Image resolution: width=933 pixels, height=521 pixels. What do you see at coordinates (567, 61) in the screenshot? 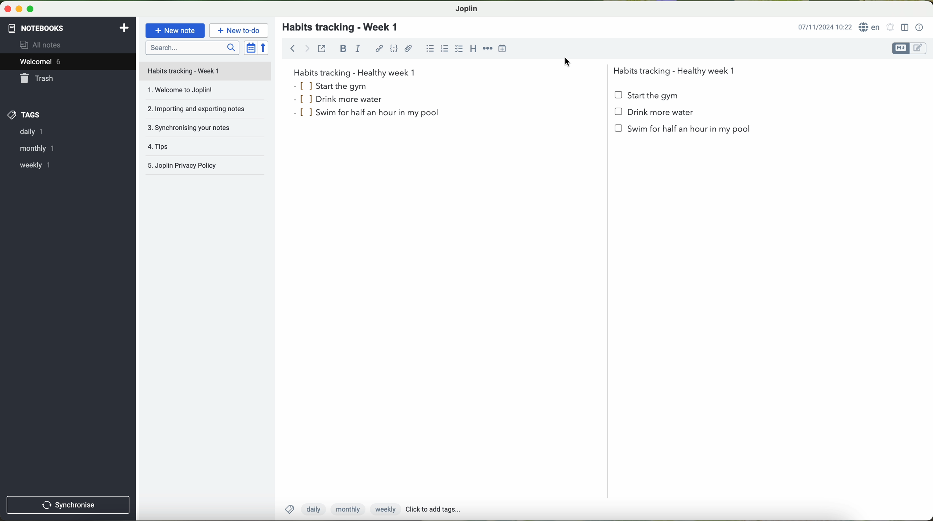
I see `pointer` at bounding box center [567, 61].